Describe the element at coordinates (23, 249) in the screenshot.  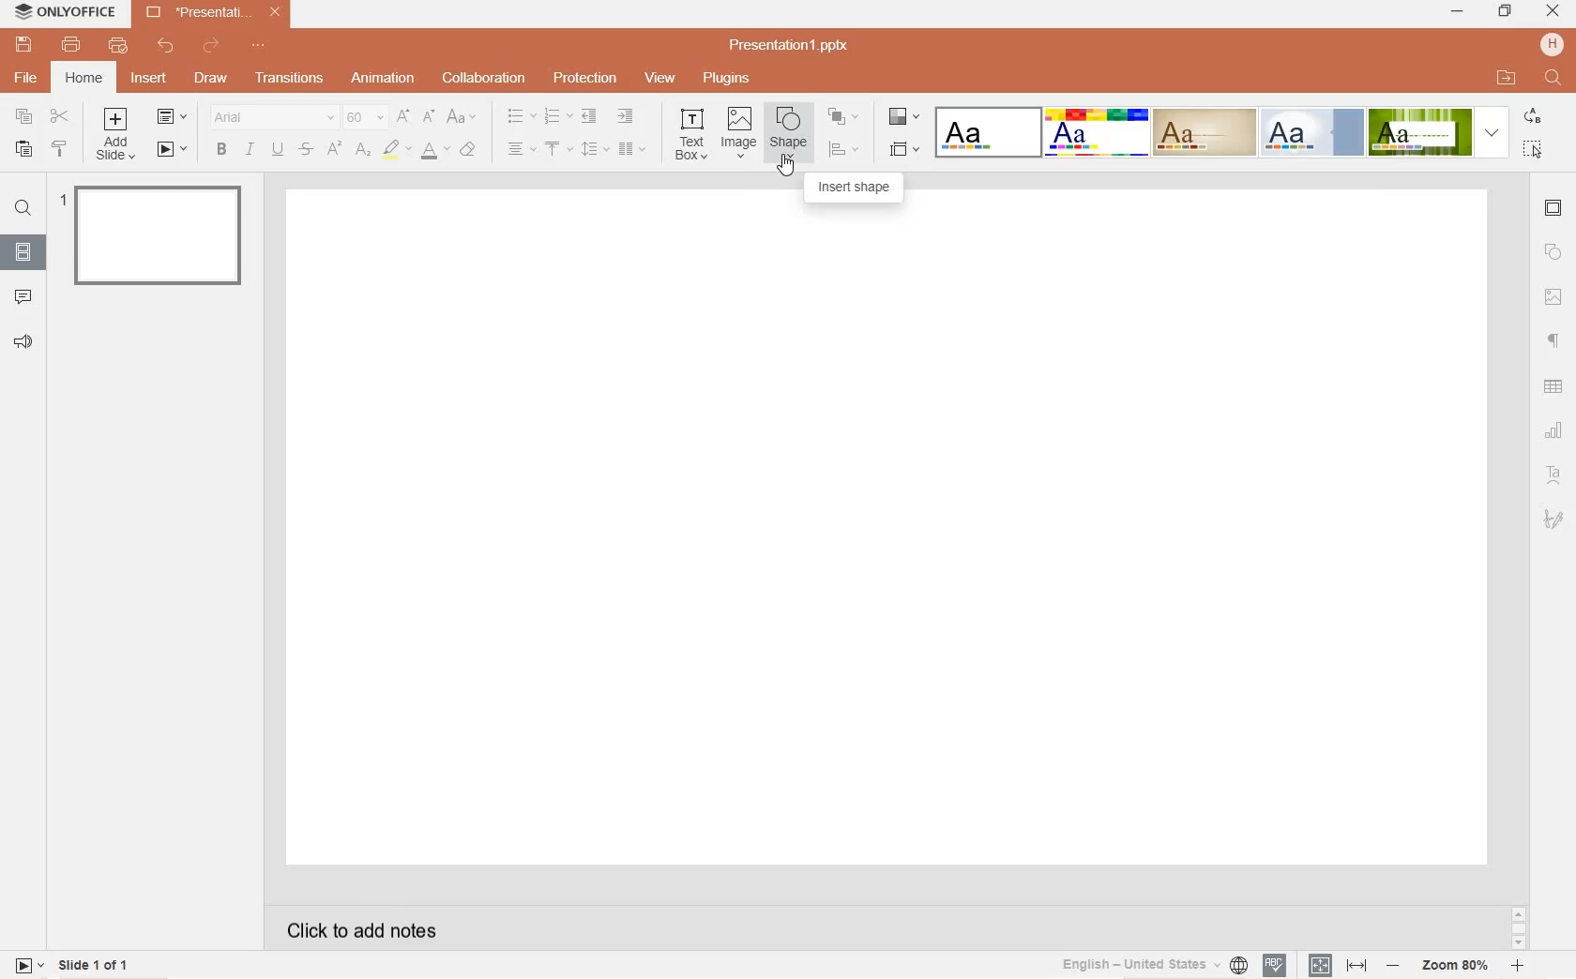
I see `slides` at that location.